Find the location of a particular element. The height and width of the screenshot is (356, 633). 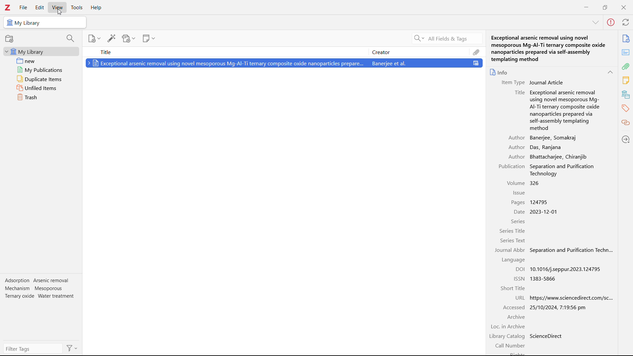

cursor is located at coordinates (60, 11).